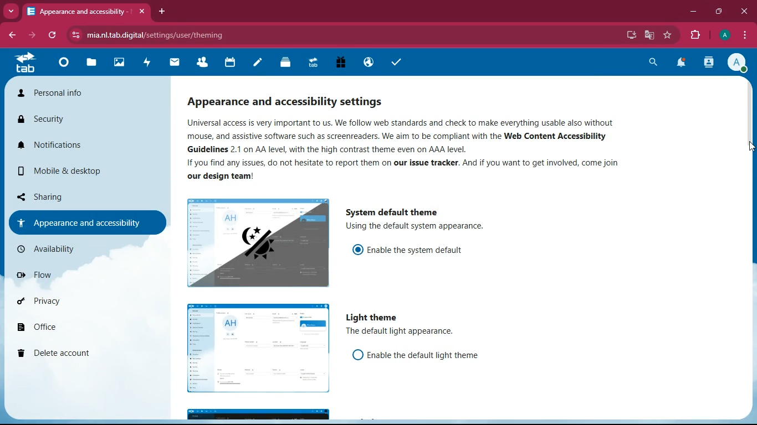  What do you see at coordinates (259, 412) in the screenshot?
I see `theme` at bounding box center [259, 412].